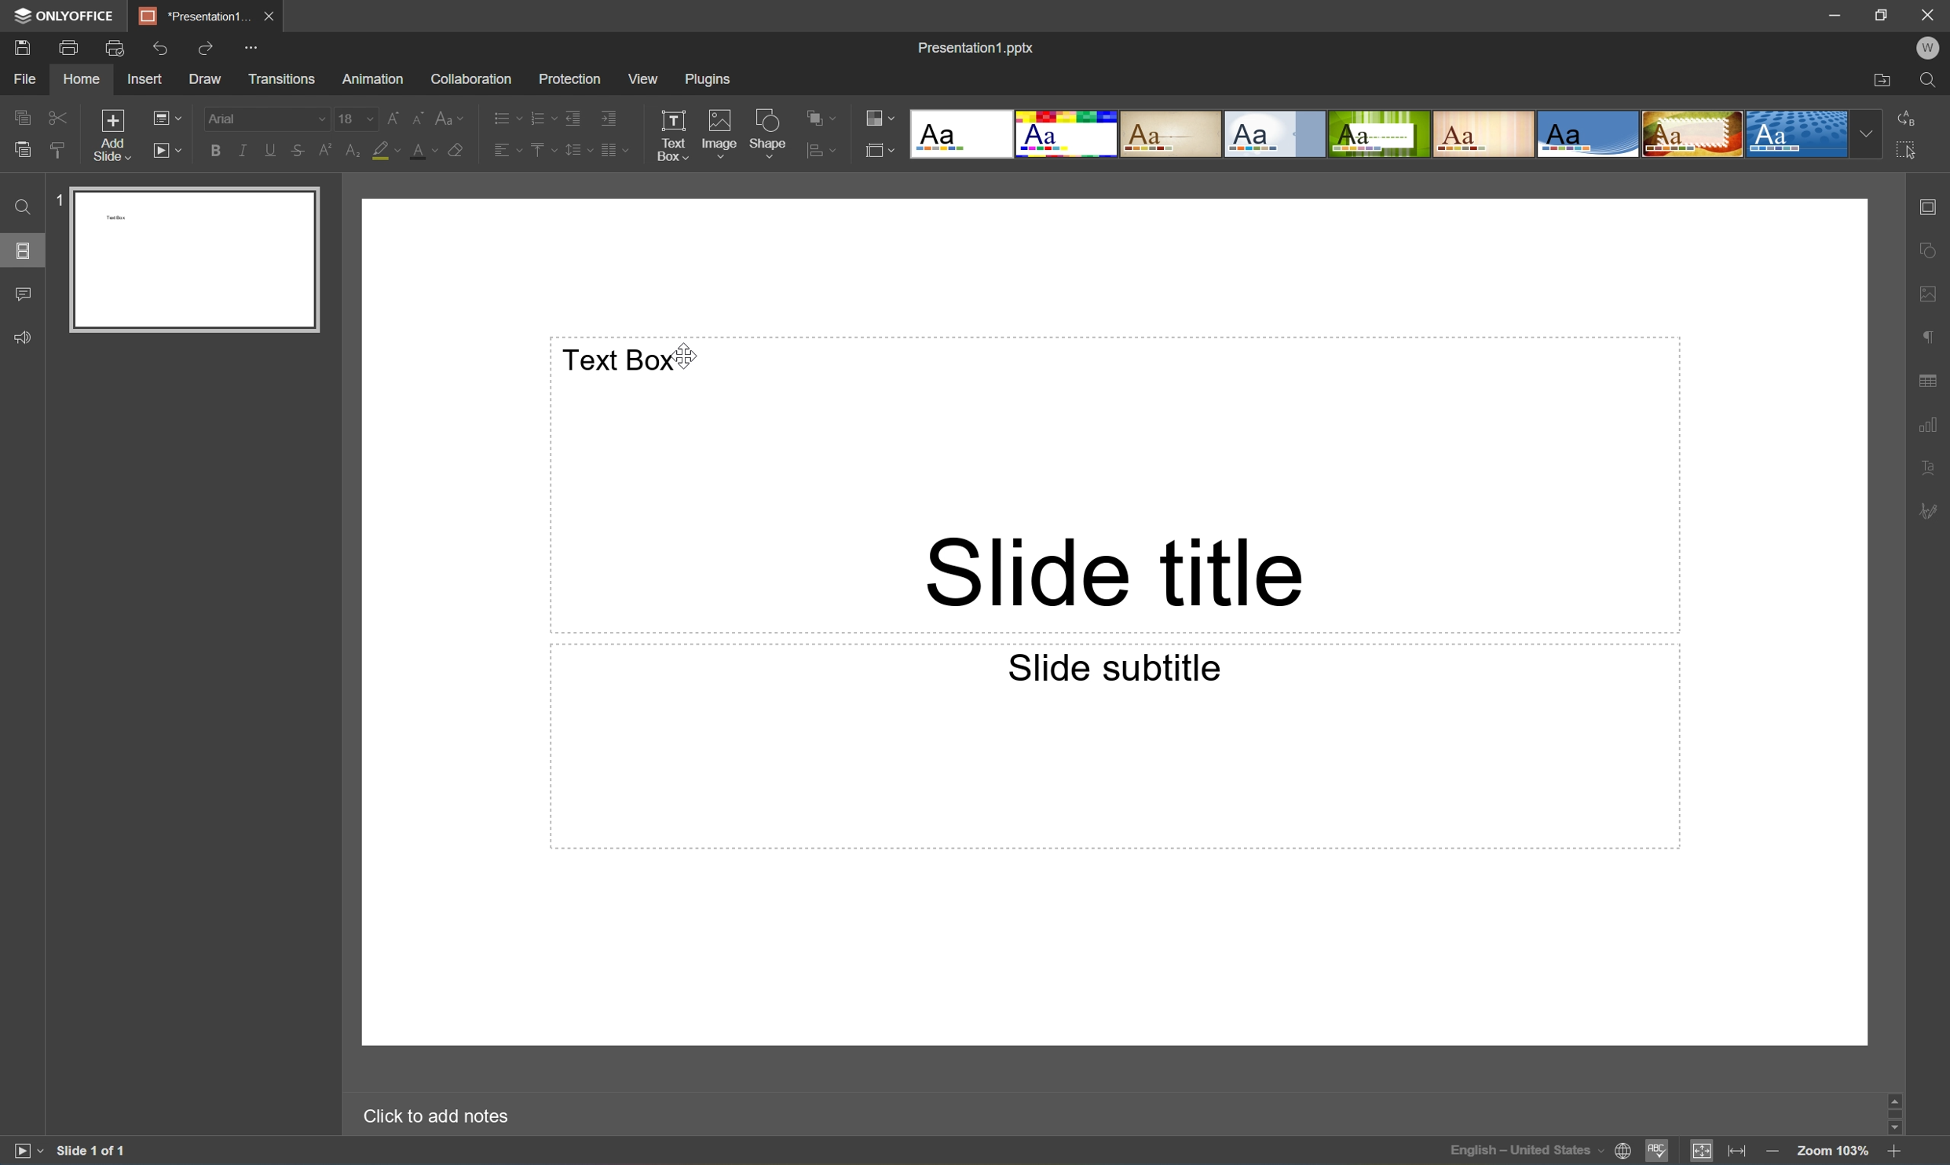 This screenshot has height=1165, width=1950. I want to click on Slide settings, so click(1934, 208).